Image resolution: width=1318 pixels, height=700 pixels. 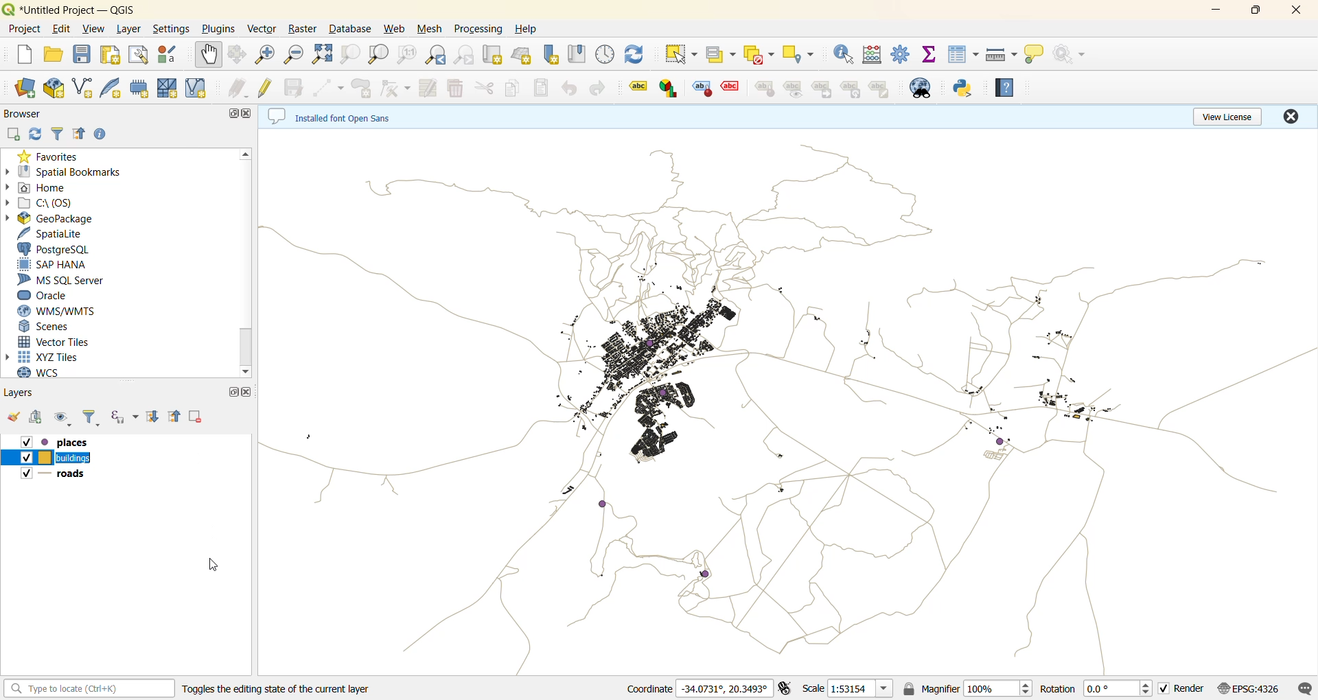 I want to click on save edits, so click(x=297, y=86).